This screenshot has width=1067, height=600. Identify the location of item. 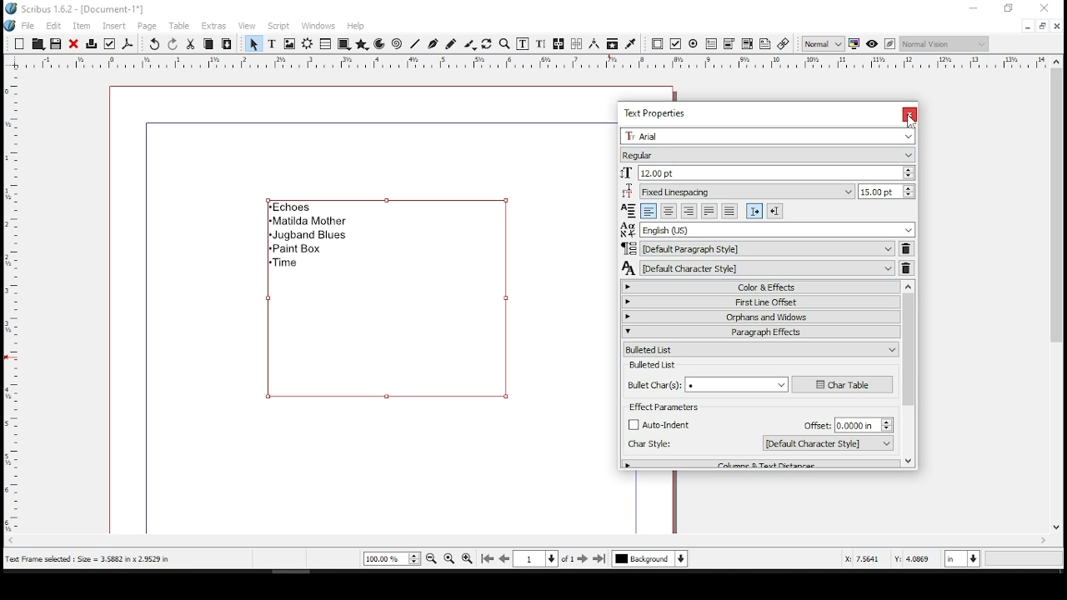
(81, 26).